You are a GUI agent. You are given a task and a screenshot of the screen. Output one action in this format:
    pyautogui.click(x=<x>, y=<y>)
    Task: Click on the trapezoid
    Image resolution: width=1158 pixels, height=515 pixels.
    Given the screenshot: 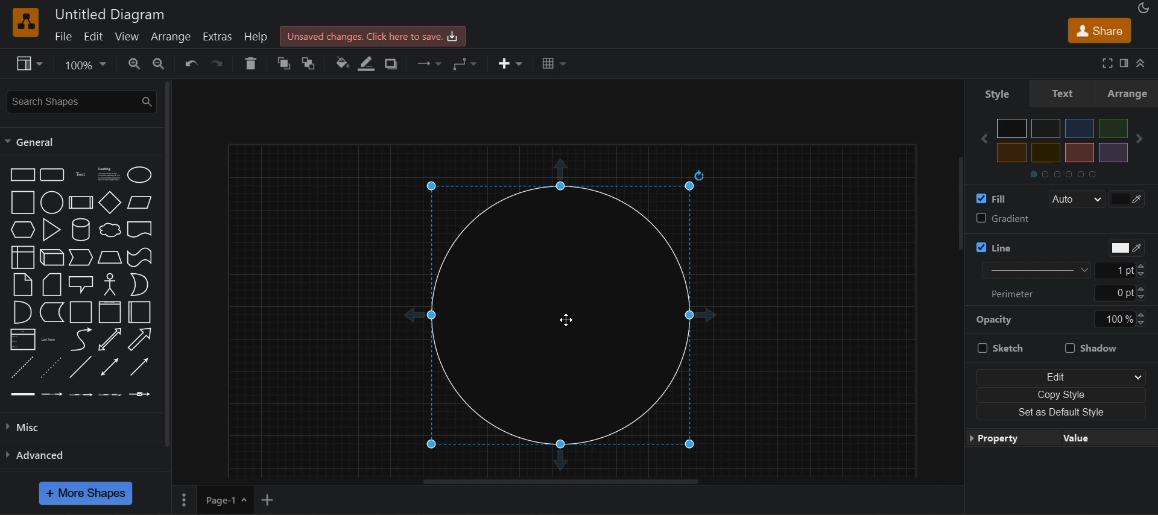 What is the action you would take?
    pyautogui.click(x=111, y=260)
    